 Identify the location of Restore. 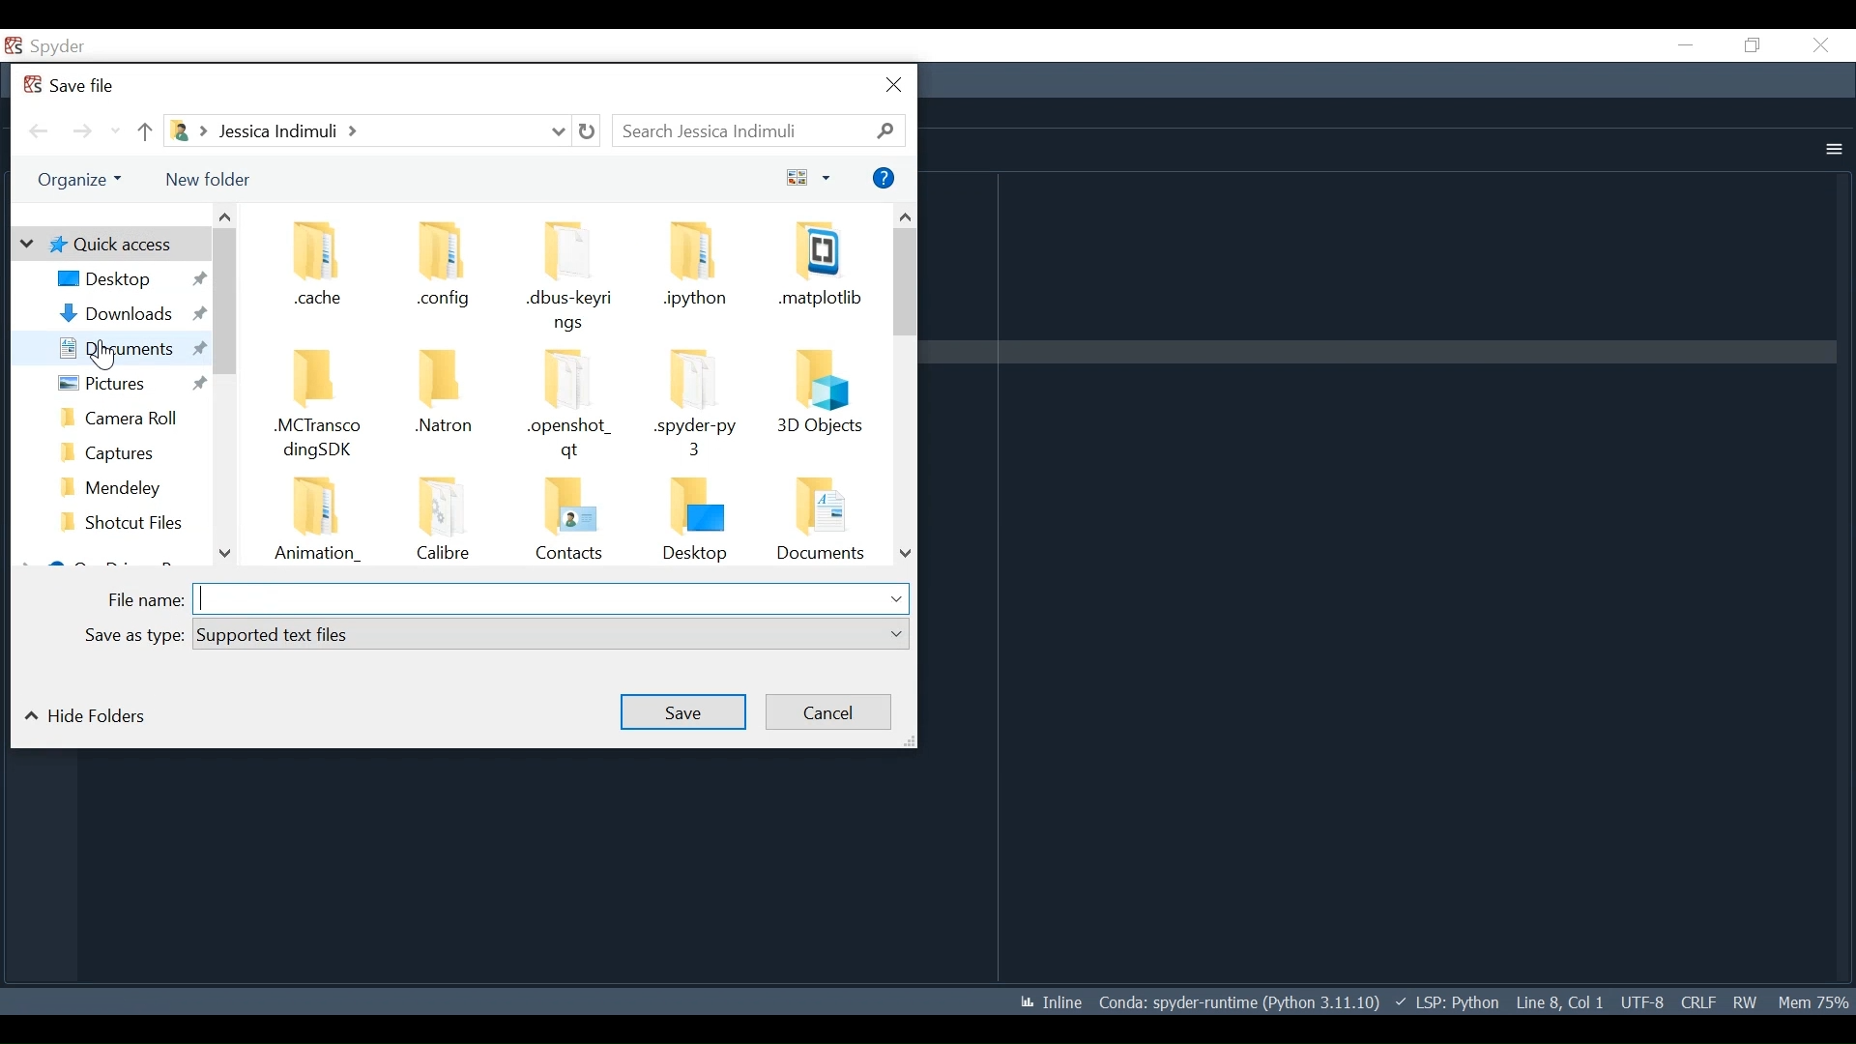
(1751, 45).